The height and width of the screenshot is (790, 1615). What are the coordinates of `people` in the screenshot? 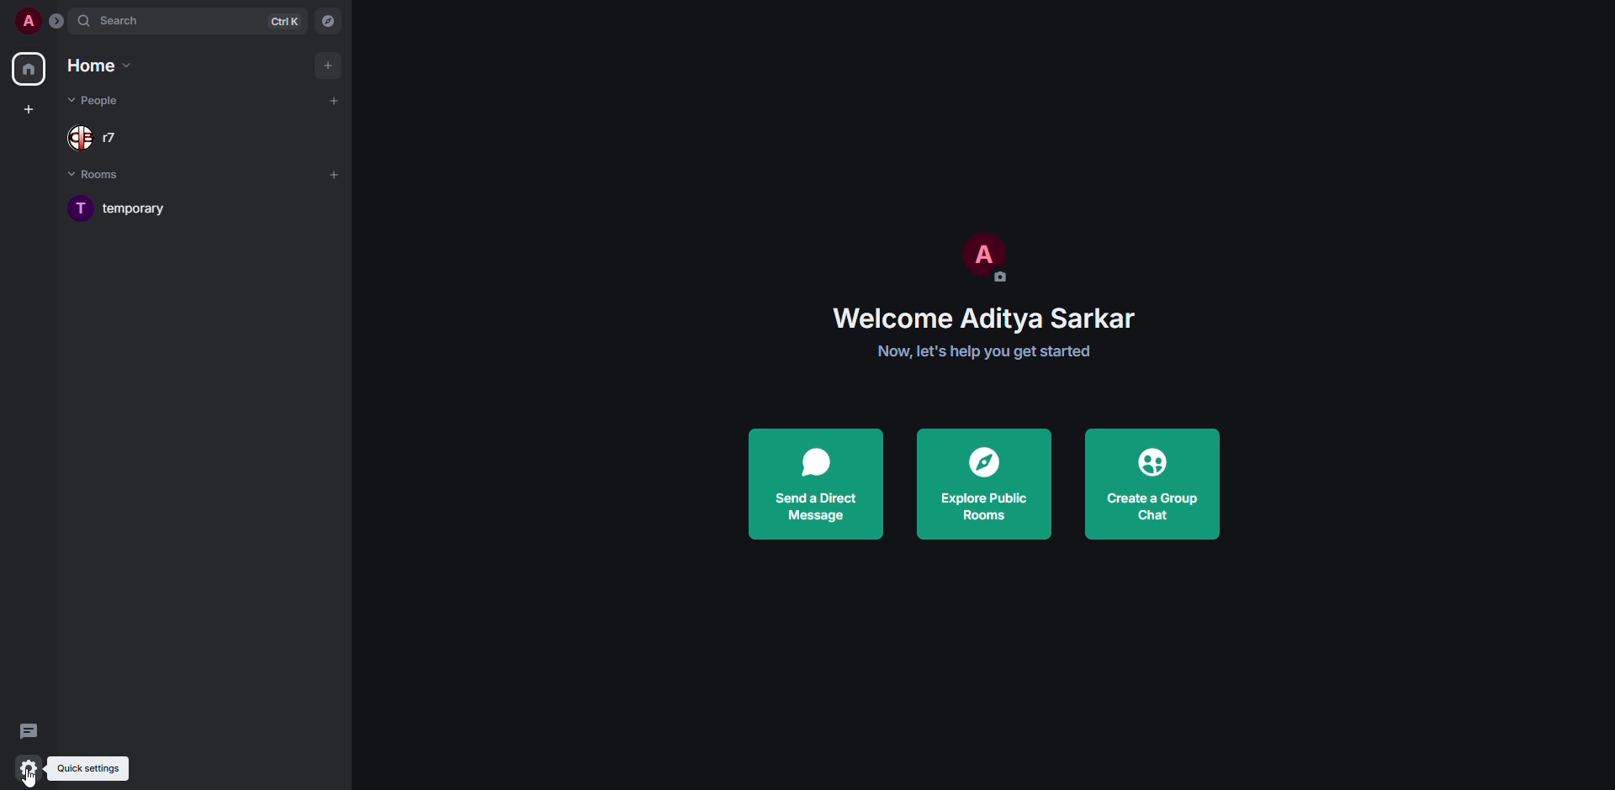 It's located at (101, 138).